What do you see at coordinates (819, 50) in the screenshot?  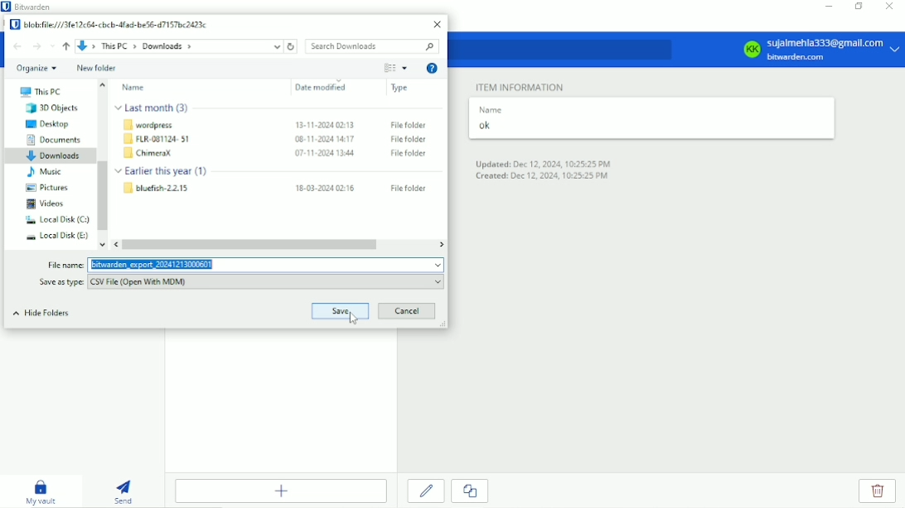 I see `KK sujalmehla333@gmail.com       bitwarden.com` at bounding box center [819, 50].